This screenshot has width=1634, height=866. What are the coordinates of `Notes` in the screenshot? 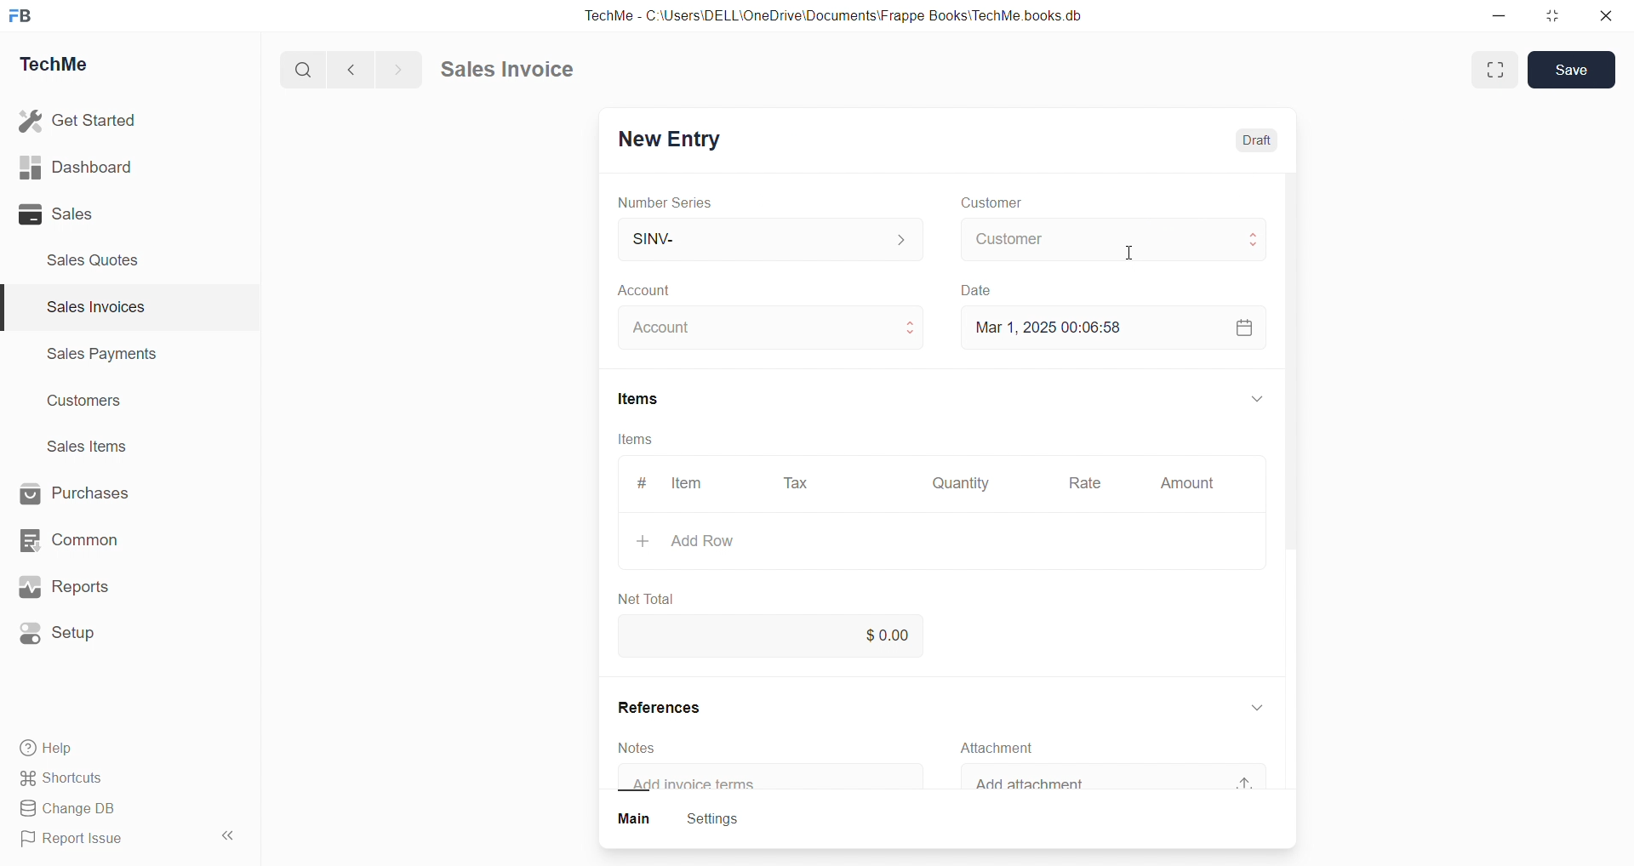 It's located at (647, 747).